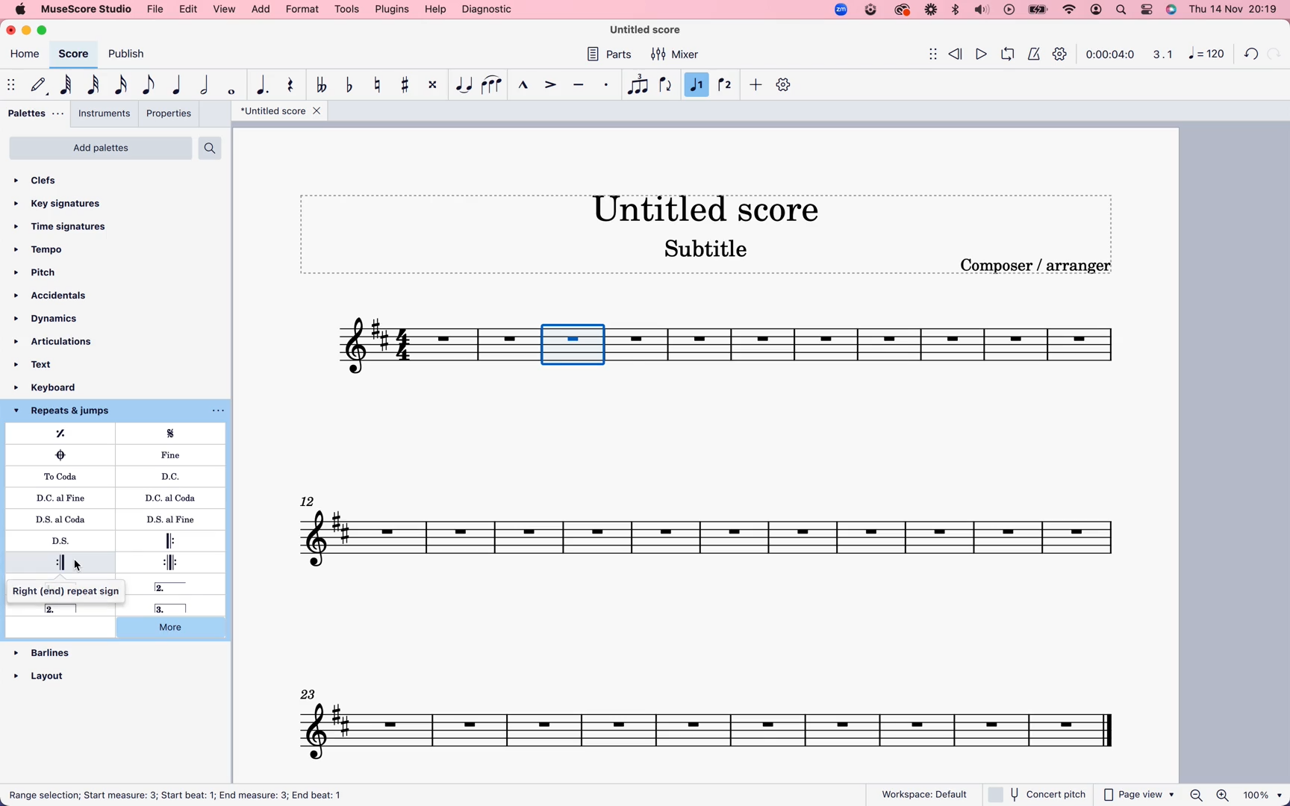 This screenshot has width=1290, height=806. Describe the element at coordinates (840, 9) in the screenshot. I see `zoom` at that location.